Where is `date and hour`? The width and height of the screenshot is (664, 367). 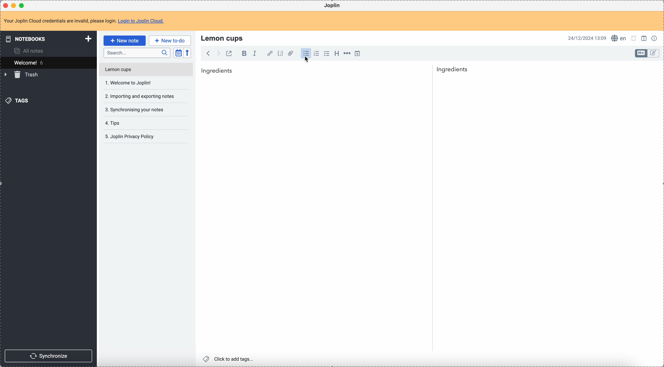
date and hour is located at coordinates (587, 38).